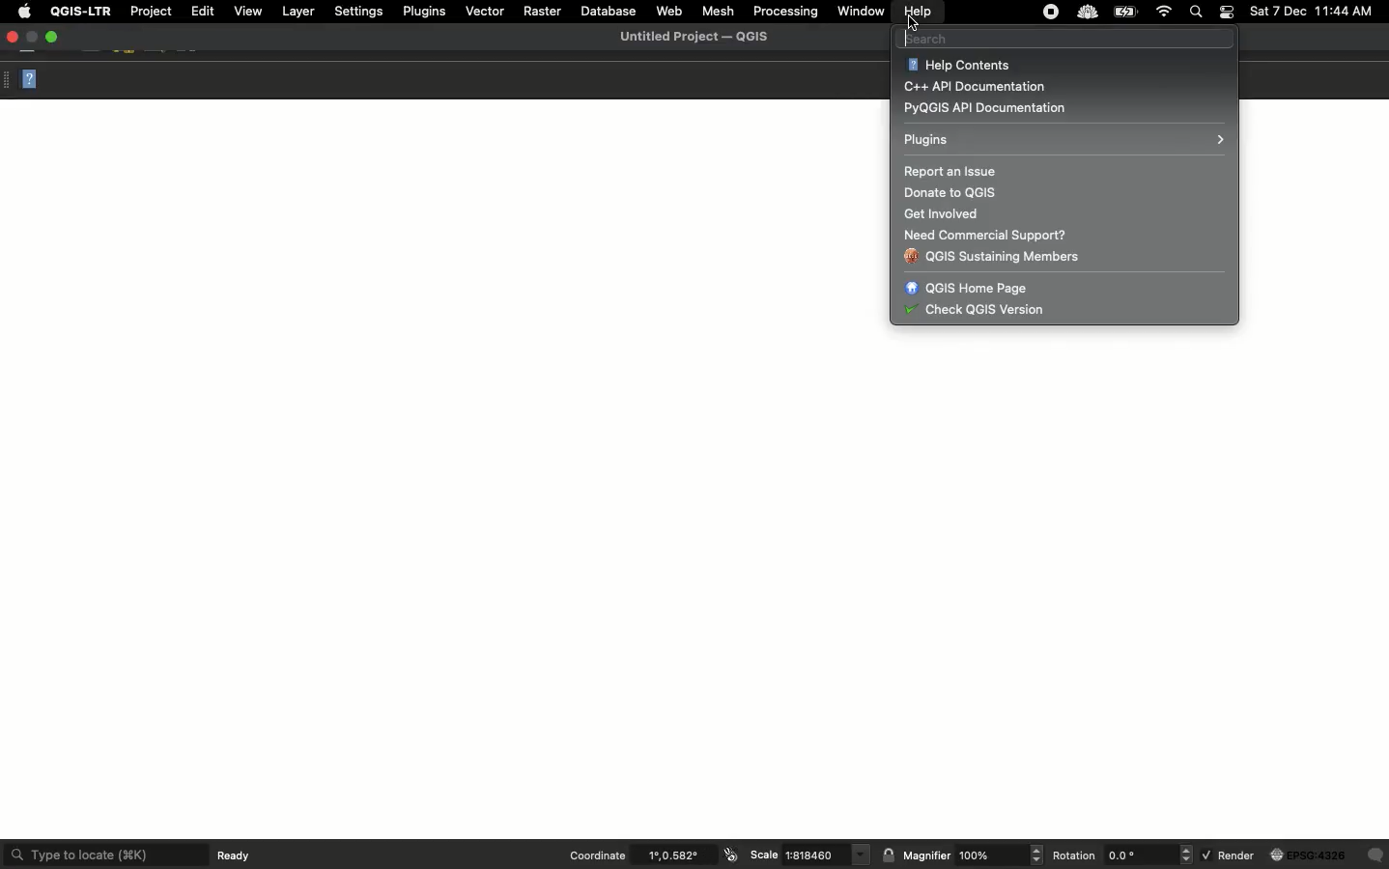  What do you see at coordinates (991, 258) in the screenshot?
I see `QGIS` at bounding box center [991, 258].